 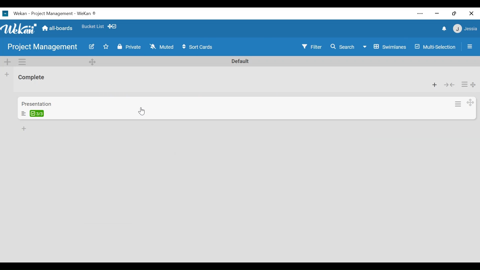 I want to click on Card Title, so click(x=36, y=104).